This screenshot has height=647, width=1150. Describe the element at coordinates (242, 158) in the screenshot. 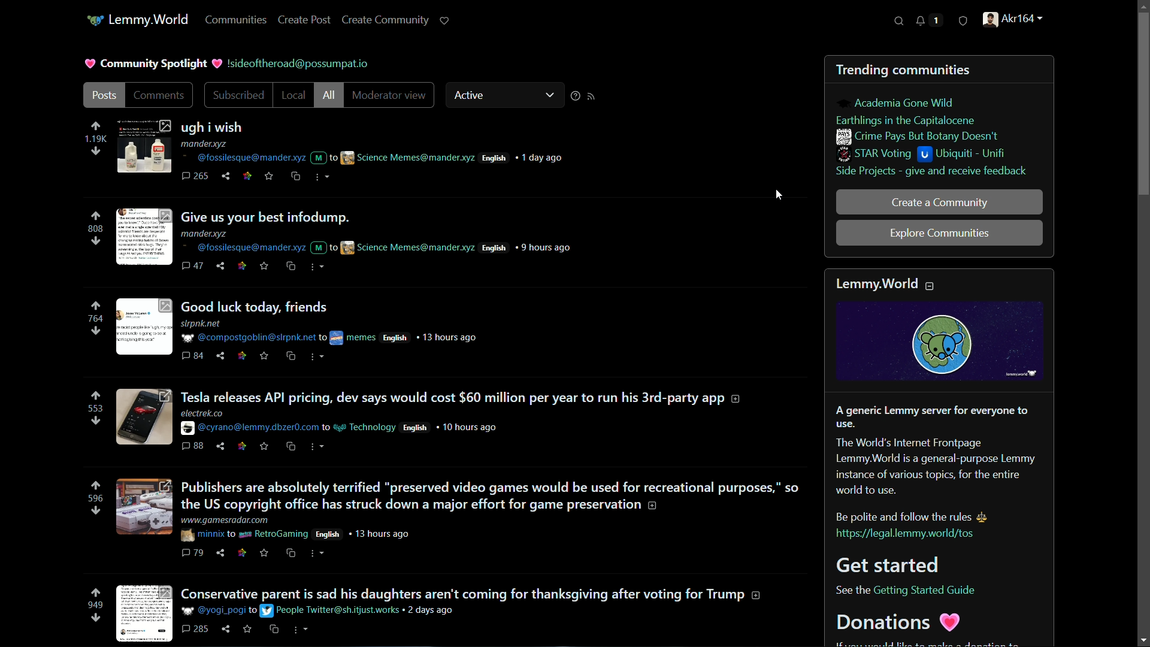

I see `@fossilesque@mander.xyz` at that location.